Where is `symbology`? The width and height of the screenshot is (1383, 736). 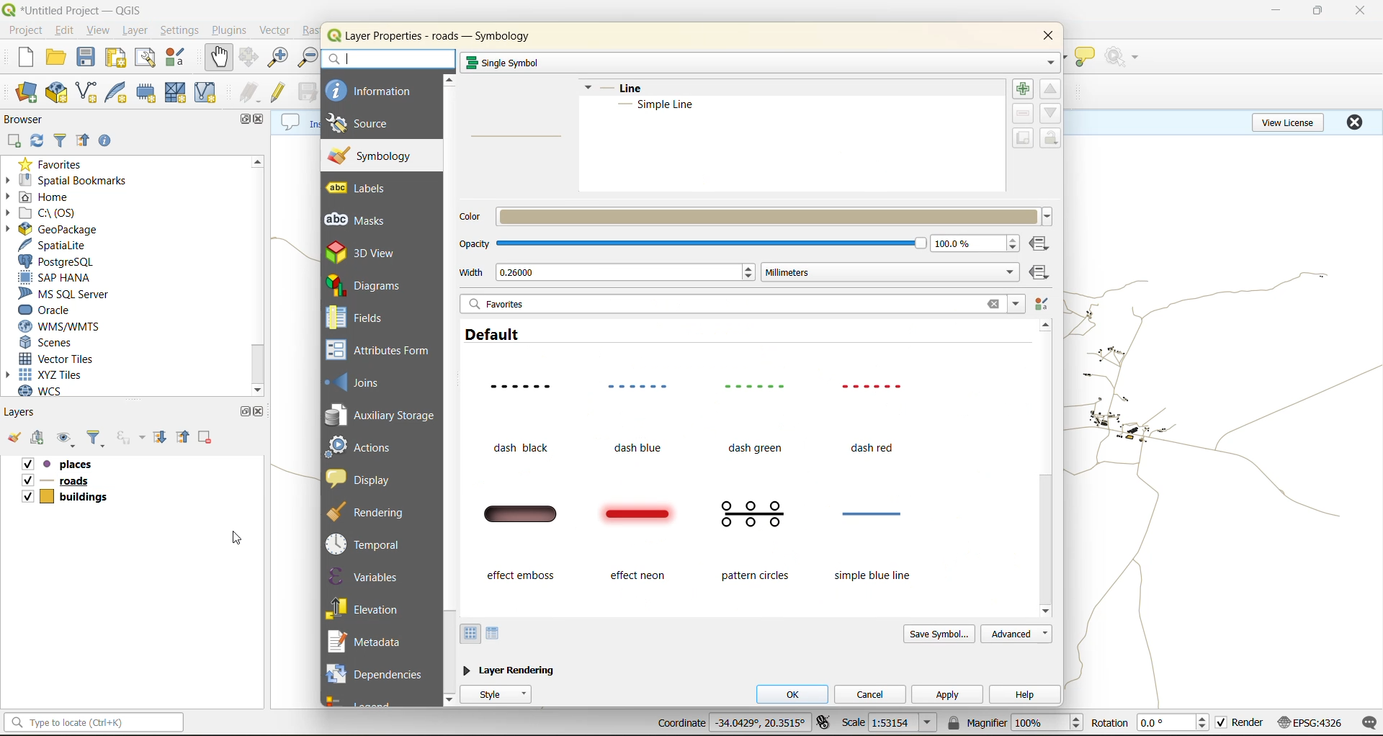 symbology is located at coordinates (376, 155).